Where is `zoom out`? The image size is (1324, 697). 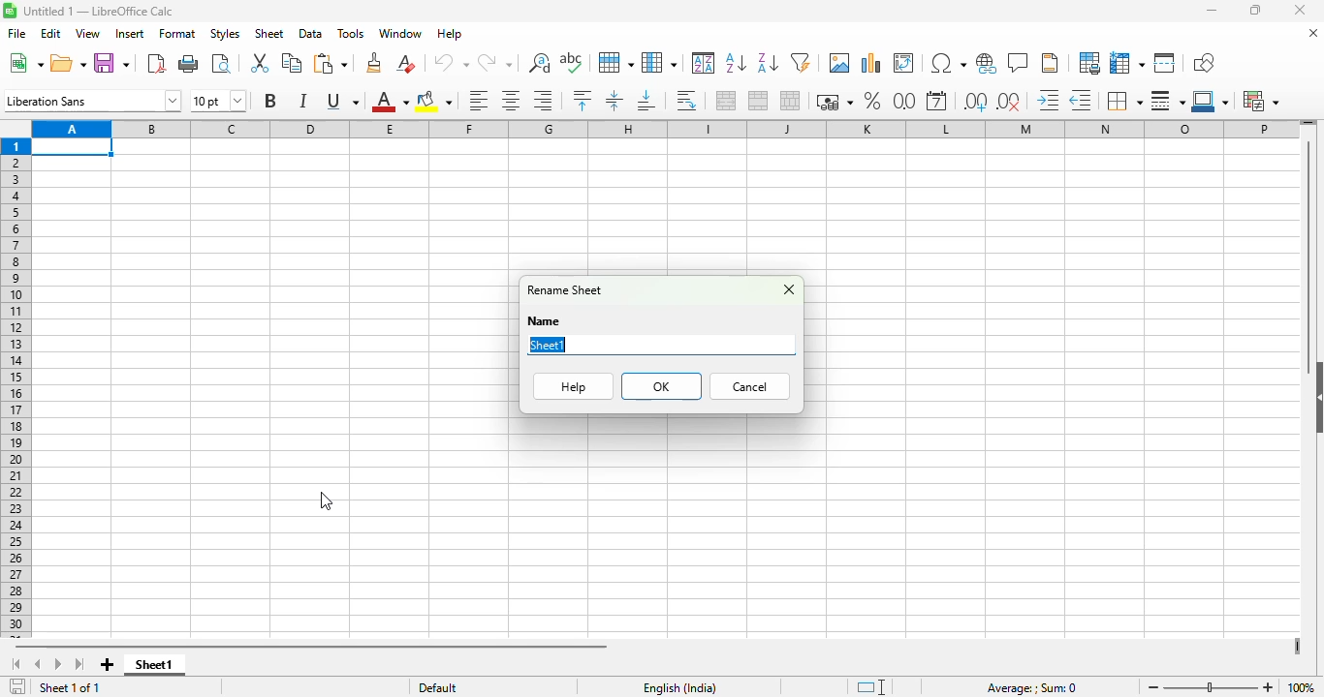 zoom out is located at coordinates (1153, 687).